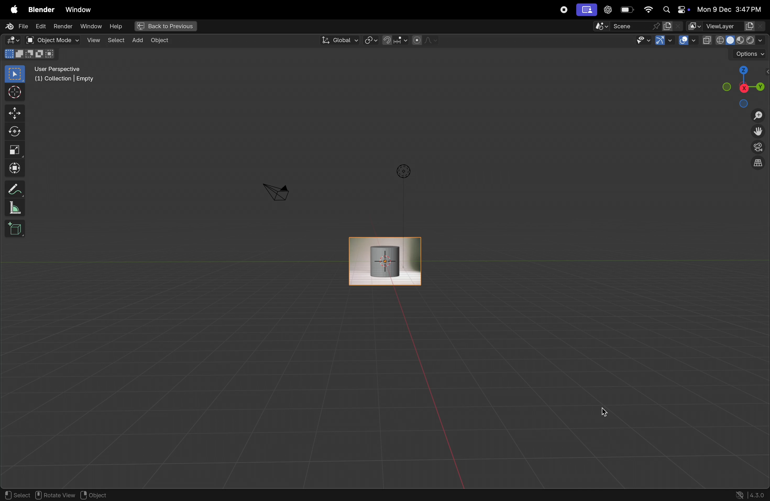 This screenshot has width=770, height=501. I want to click on overlays, so click(686, 40).